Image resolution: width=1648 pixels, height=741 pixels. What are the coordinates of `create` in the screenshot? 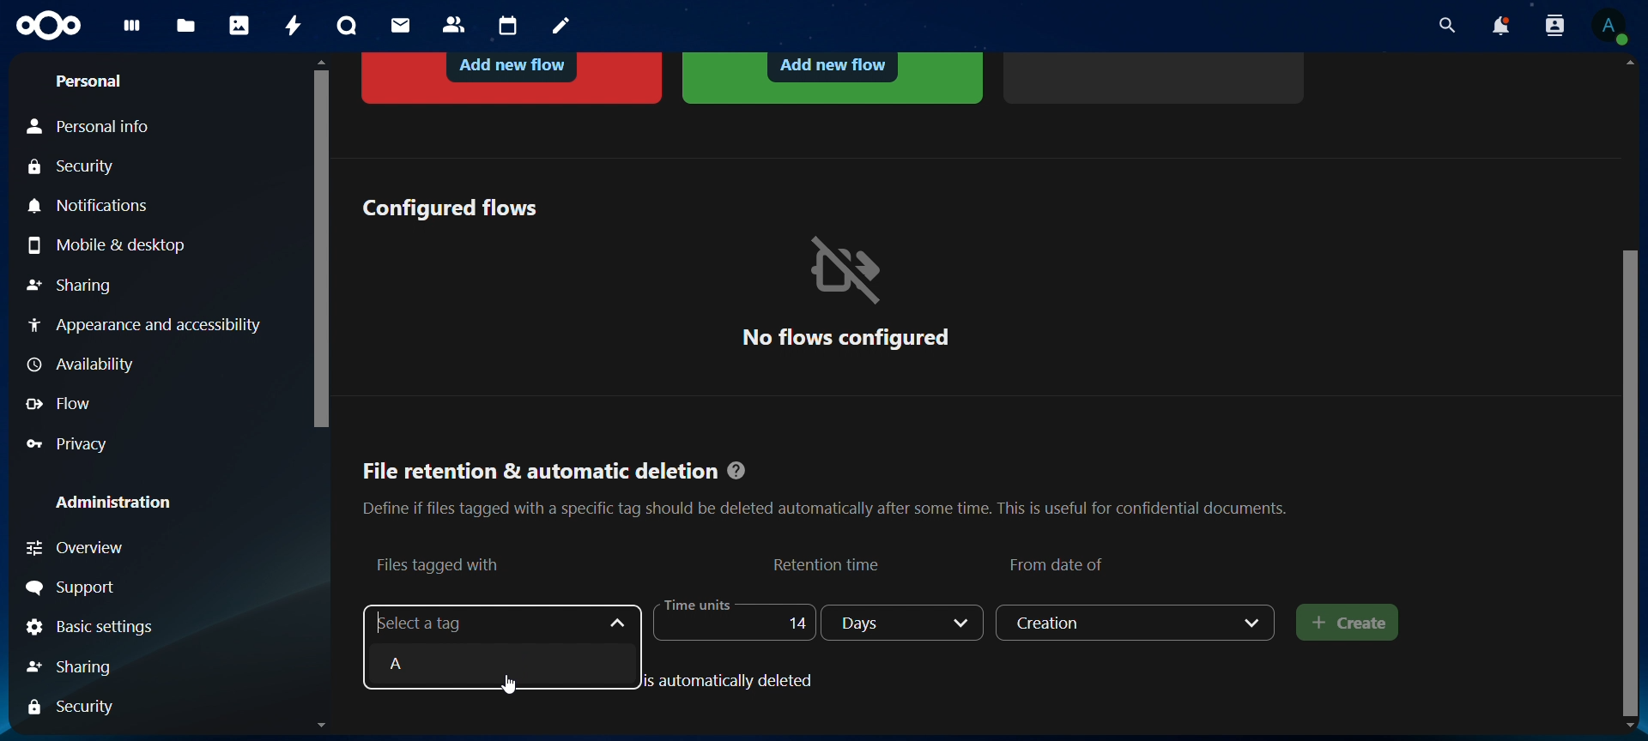 It's located at (1348, 624).